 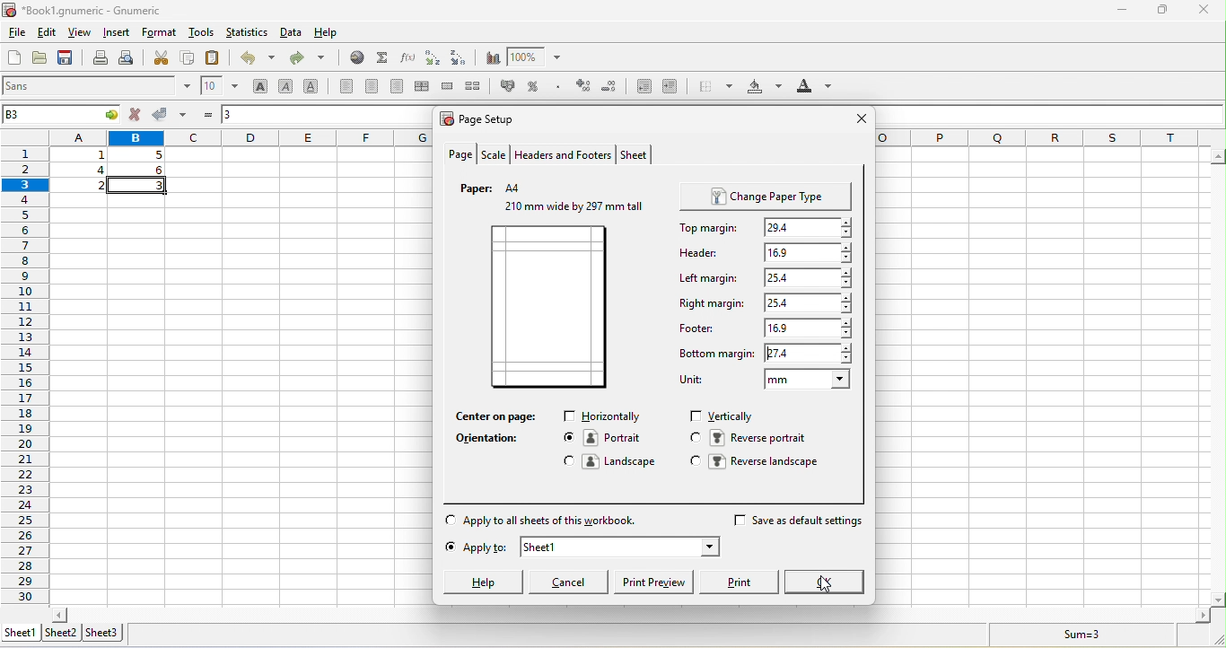 What do you see at coordinates (705, 228) in the screenshot?
I see `top mergine` at bounding box center [705, 228].